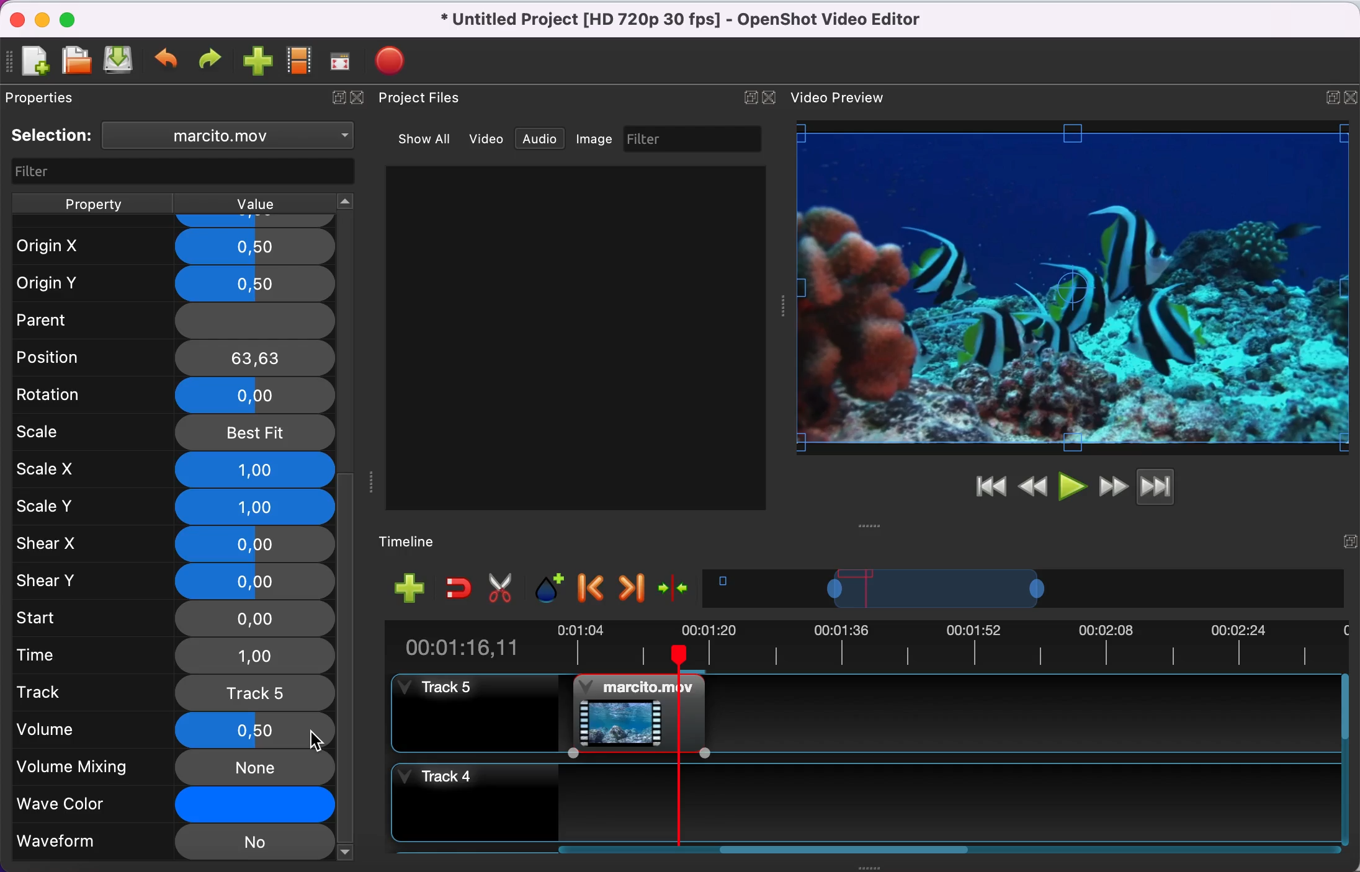 Image resolution: width=1360 pixels, height=872 pixels. I want to click on track 5, so click(473, 710).